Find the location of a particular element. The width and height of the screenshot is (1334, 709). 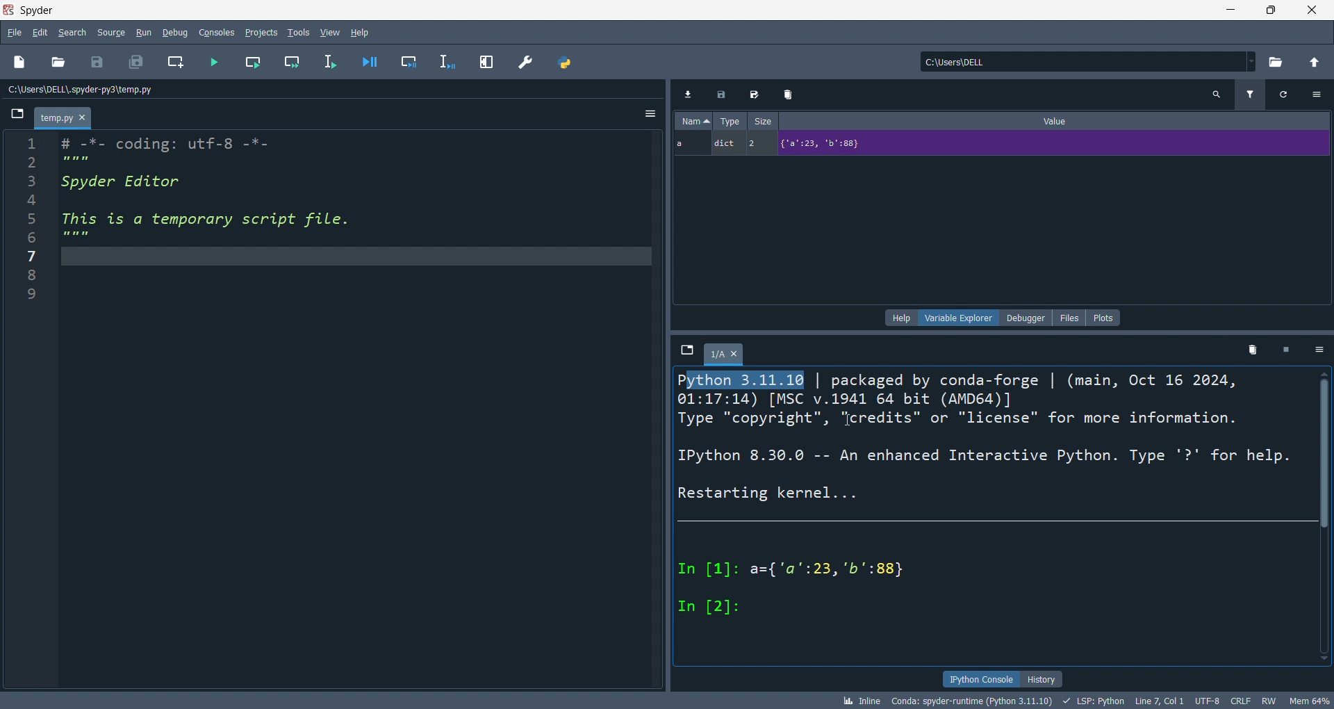

conda: spyder-runtime (Python 3.11.10) is located at coordinates (969, 702).